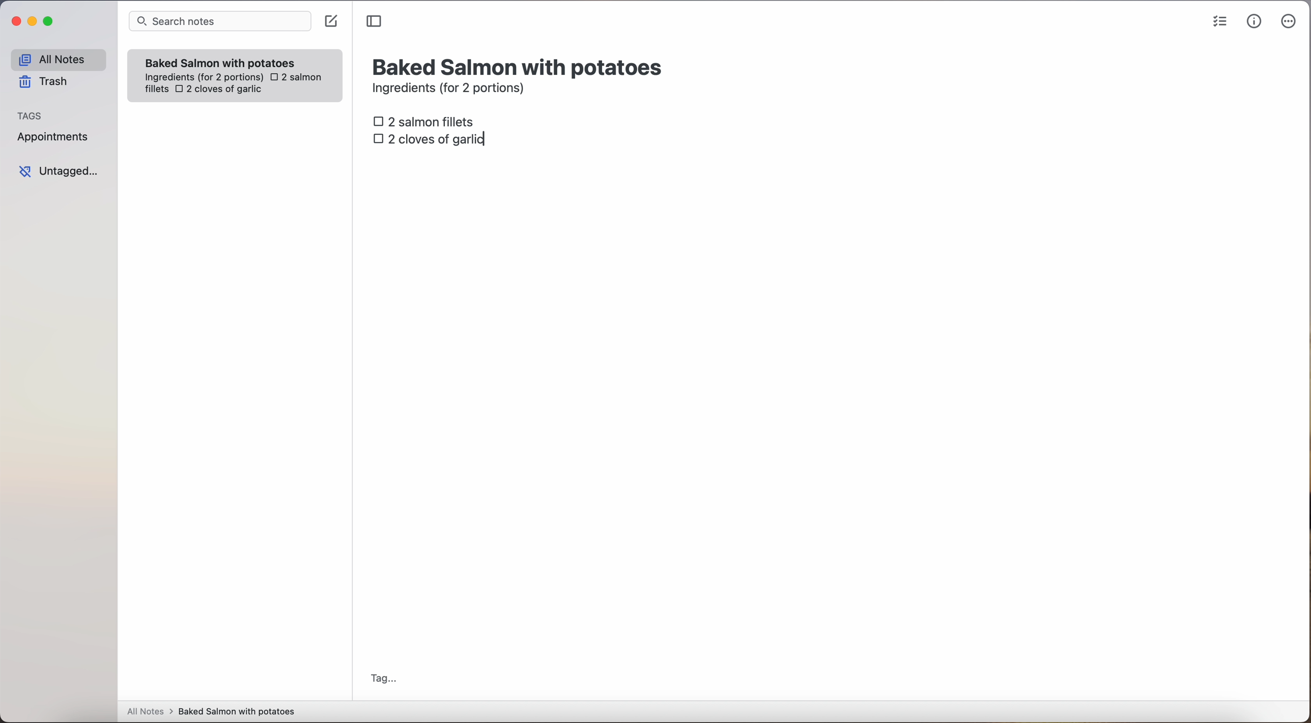 This screenshot has height=723, width=1311. I want to click on search bar, so click(219, 22).